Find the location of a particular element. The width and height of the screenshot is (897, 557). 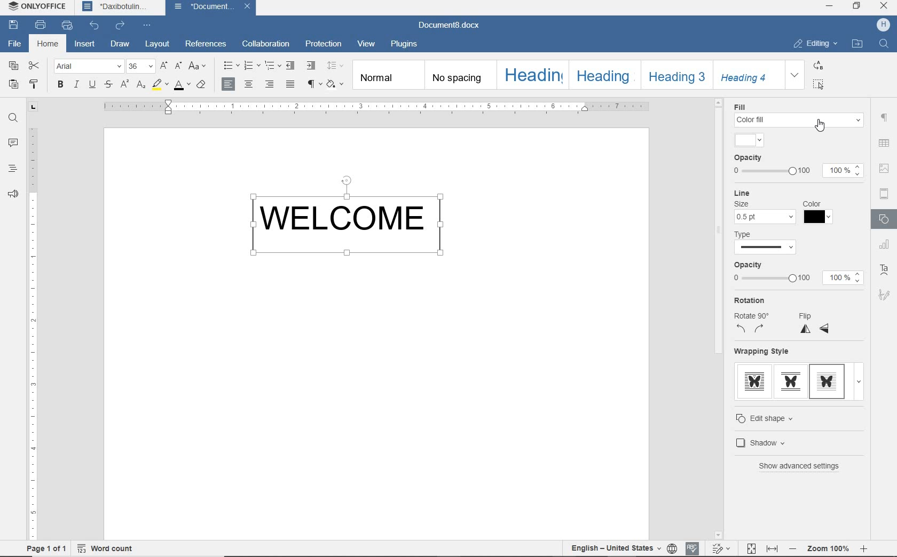

UNDERLINE is located at coordinates (93, 84).